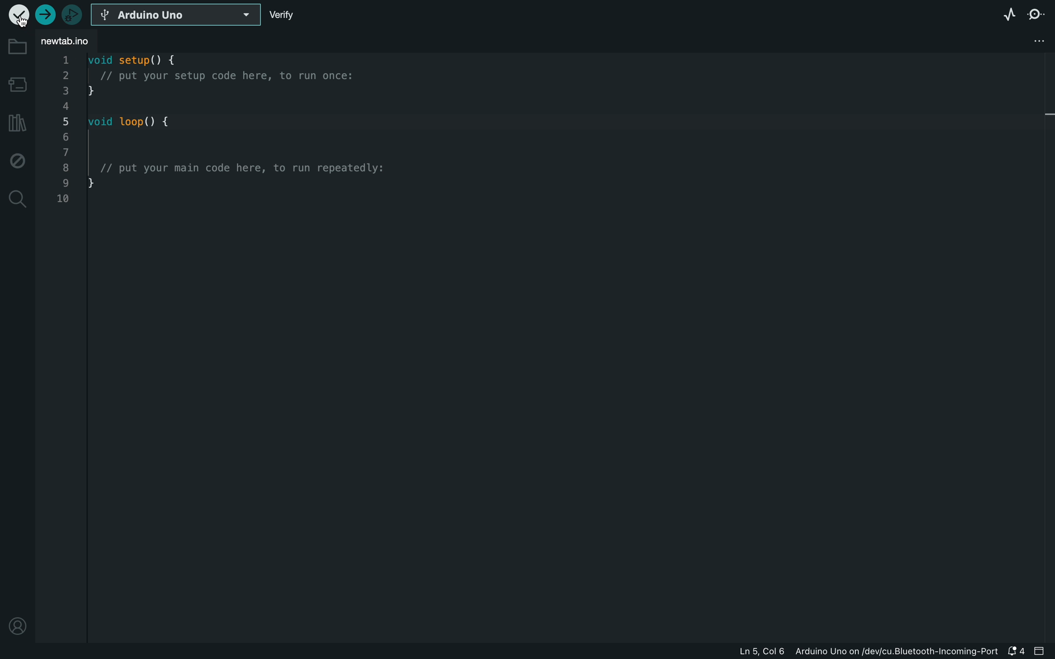 The height and width of the screenshot is (659, 1055). I want to click on select board, so click(179, 17).